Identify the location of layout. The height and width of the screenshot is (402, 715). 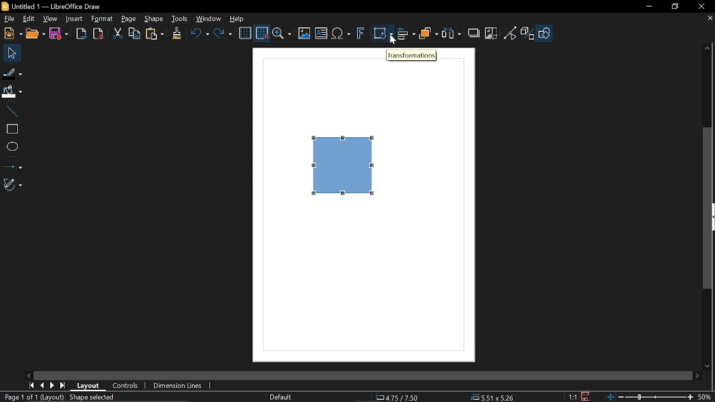
(88, 386).